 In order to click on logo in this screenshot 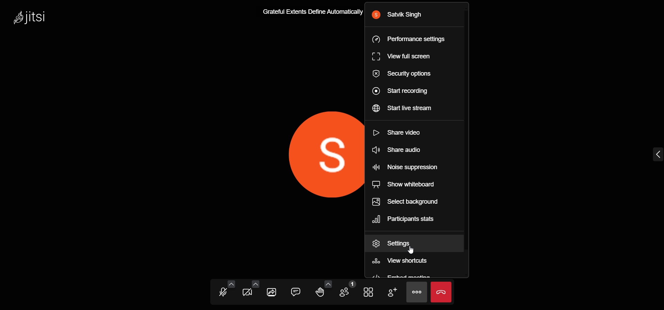, I will do `click(31, 18)`.